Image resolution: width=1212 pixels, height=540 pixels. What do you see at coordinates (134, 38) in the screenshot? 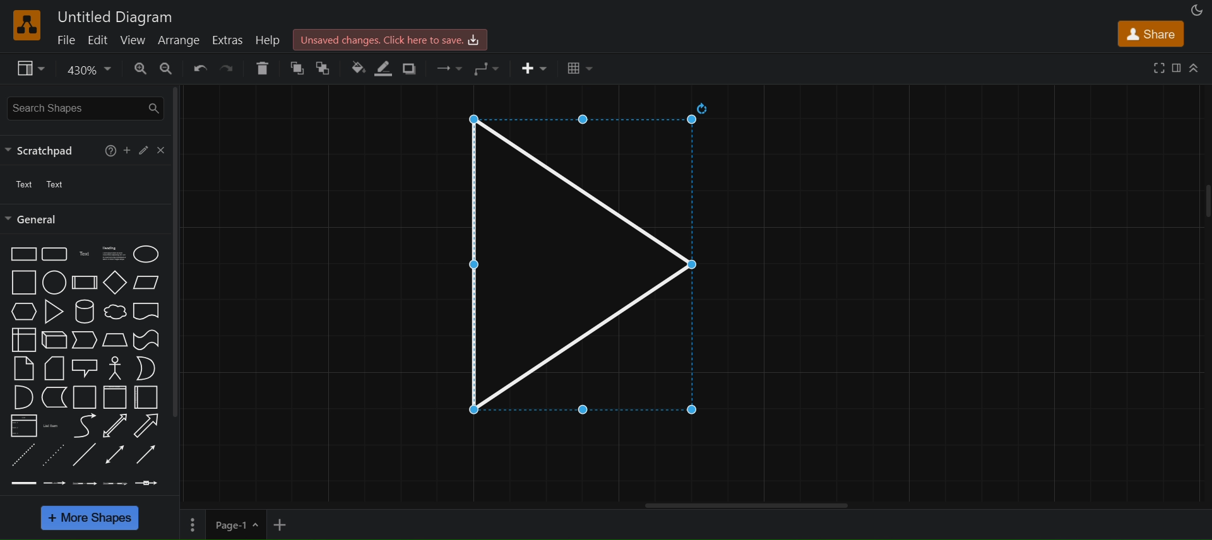
I see `view` at bounding box center [134, 38].